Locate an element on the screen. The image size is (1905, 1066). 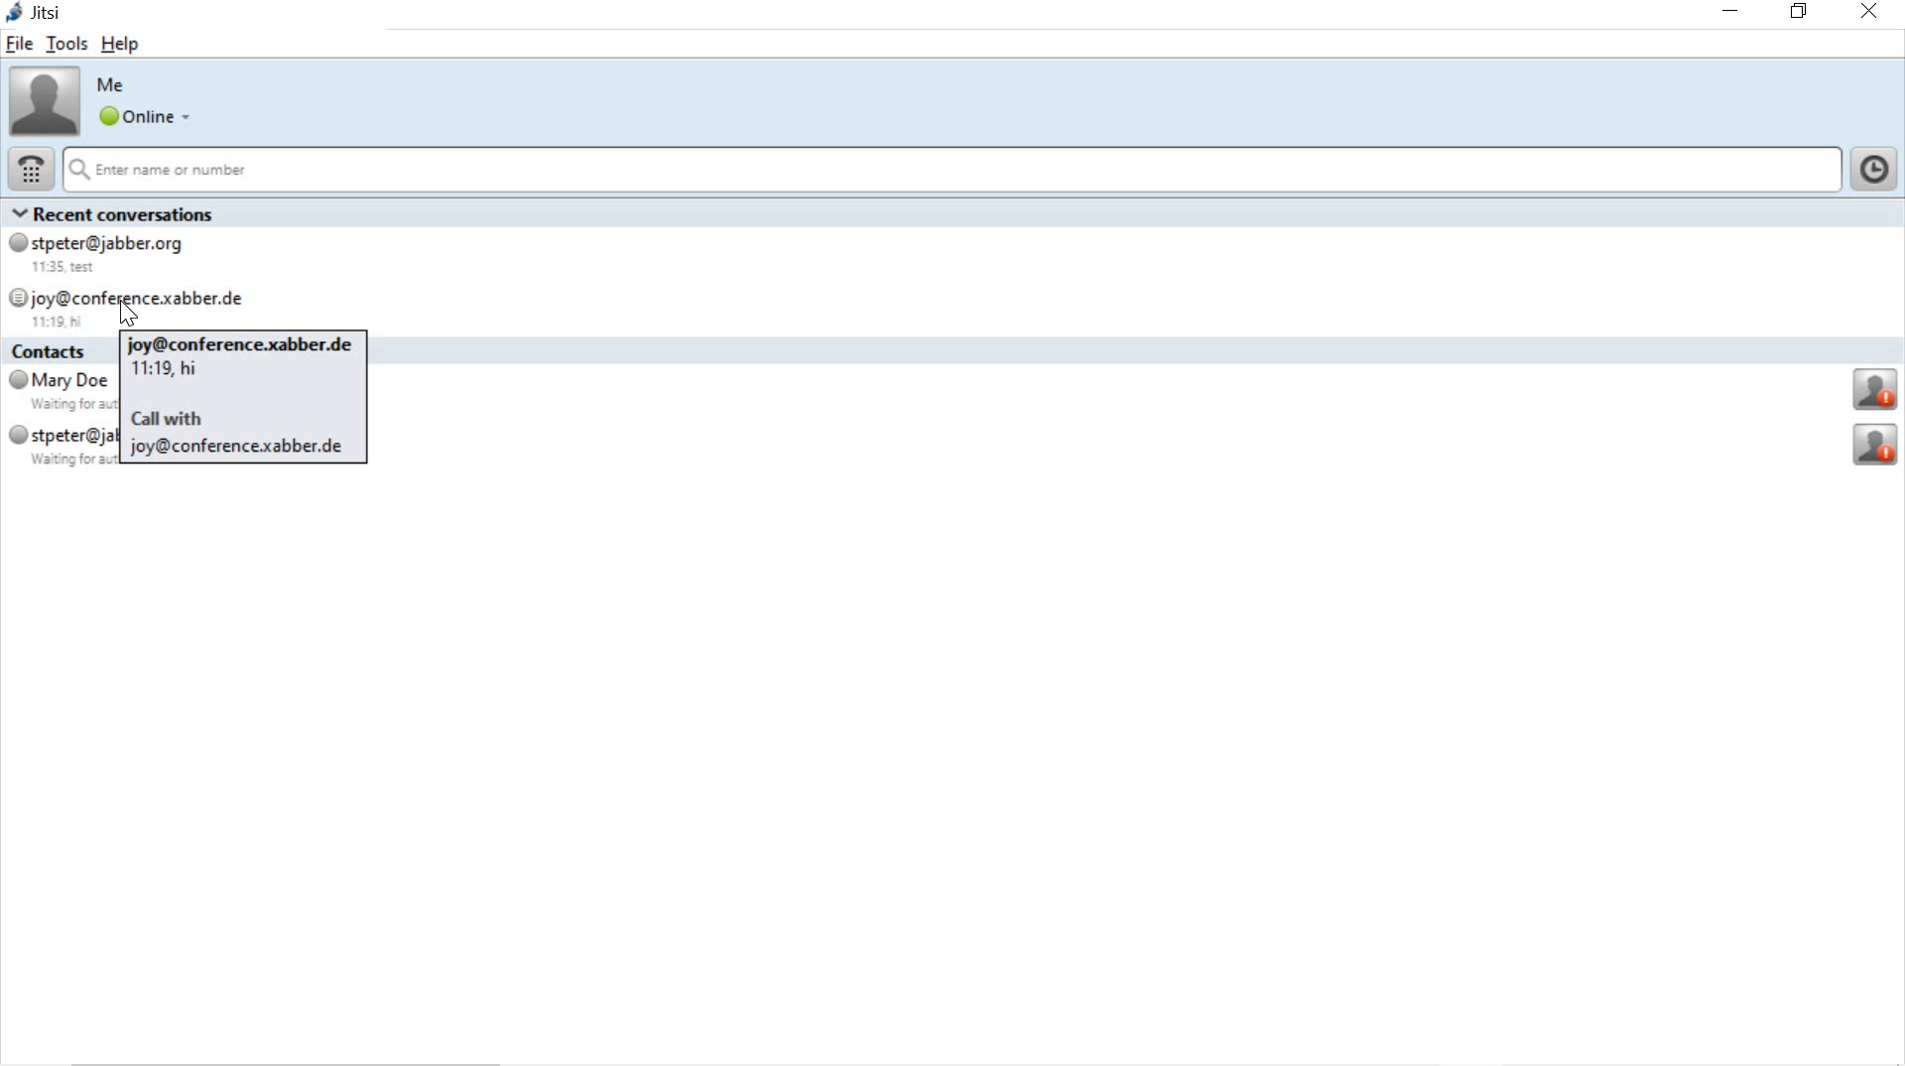
file is located at coordinates (21, 45).